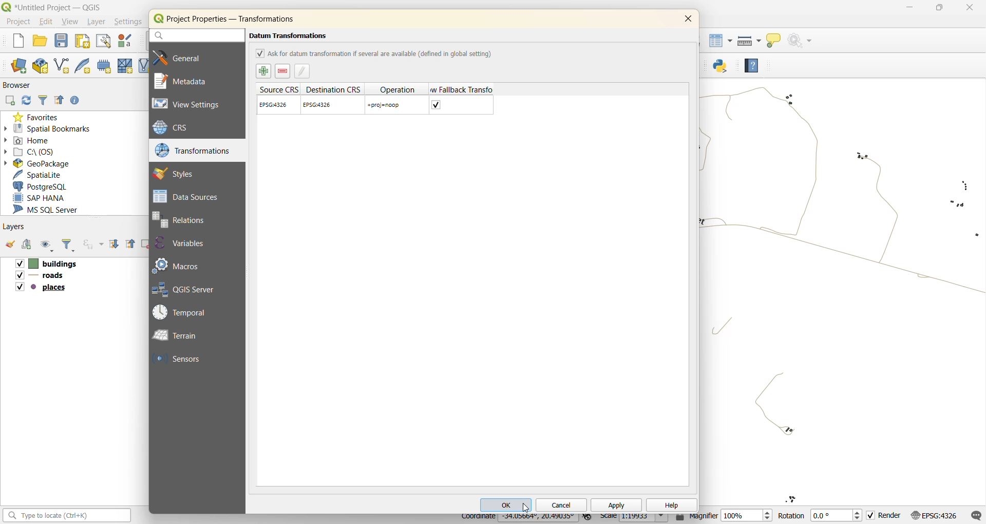  I want to click on geopackage, so click(38, 163).